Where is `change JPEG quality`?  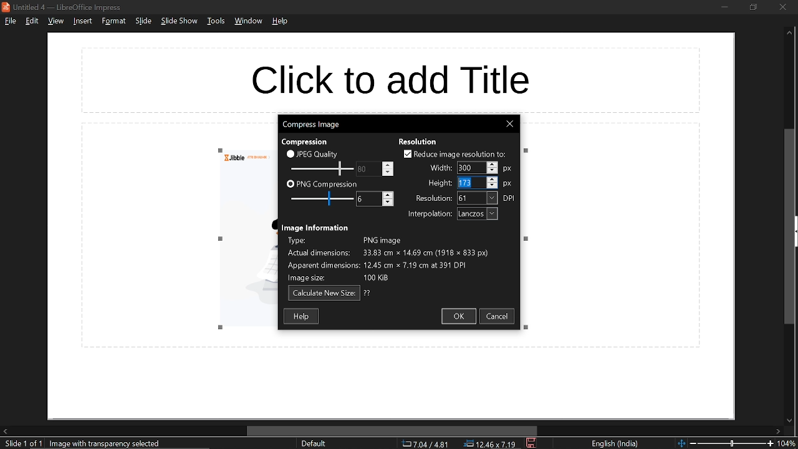
change JPEG quality is located at coordinates (363, 169).